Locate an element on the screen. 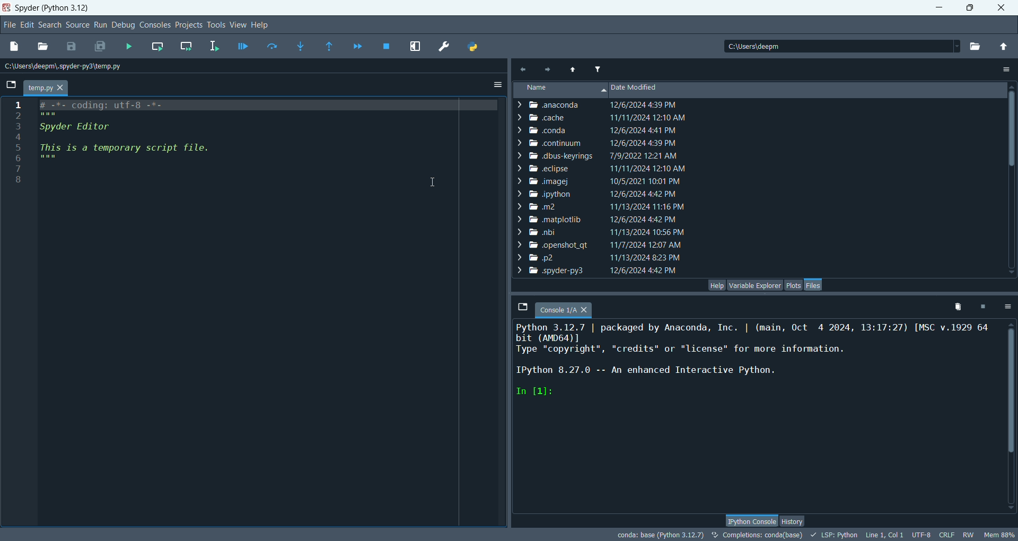 This screenshot has height=541, width=1018. open file is located at coordinates (42, 46).